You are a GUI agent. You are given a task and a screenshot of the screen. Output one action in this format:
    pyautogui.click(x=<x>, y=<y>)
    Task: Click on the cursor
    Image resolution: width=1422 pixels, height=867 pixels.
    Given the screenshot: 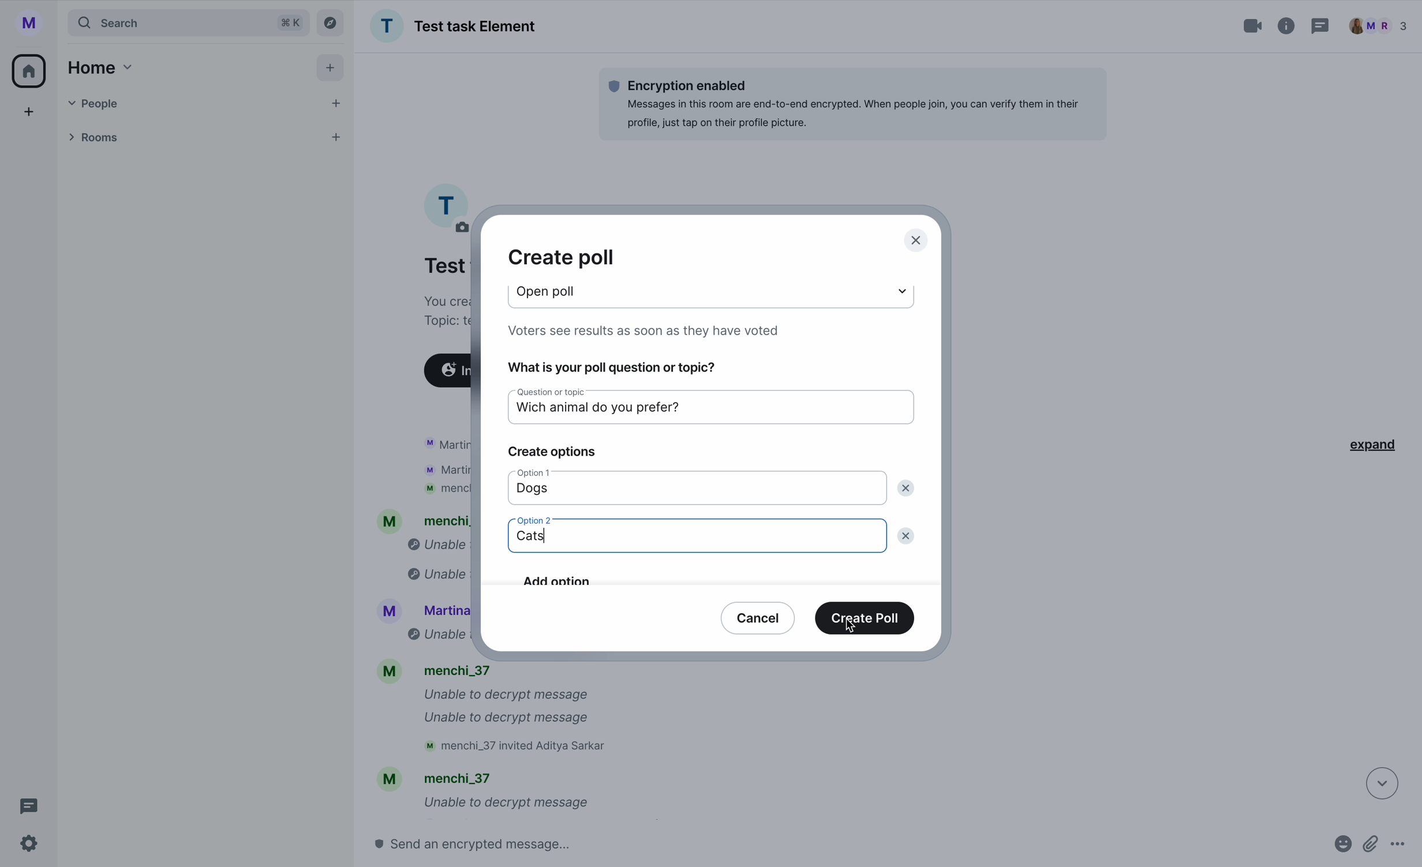 What is the action you would take?
    pyautogui.click(x=854, y=629)
    